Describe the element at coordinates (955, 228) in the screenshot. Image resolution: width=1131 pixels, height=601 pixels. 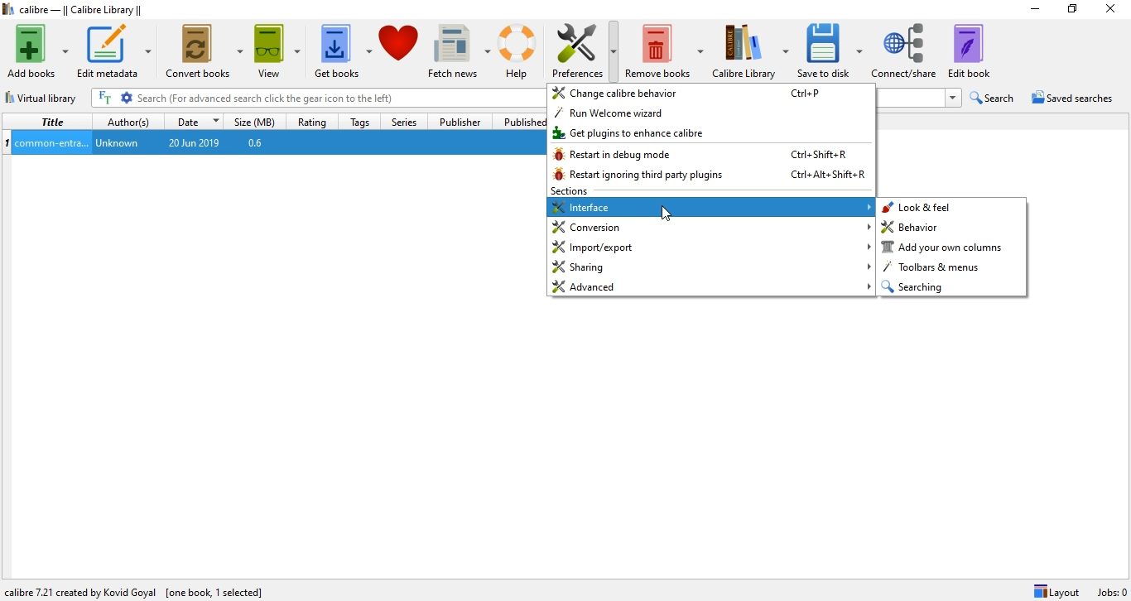
I see `behavior` at that location.